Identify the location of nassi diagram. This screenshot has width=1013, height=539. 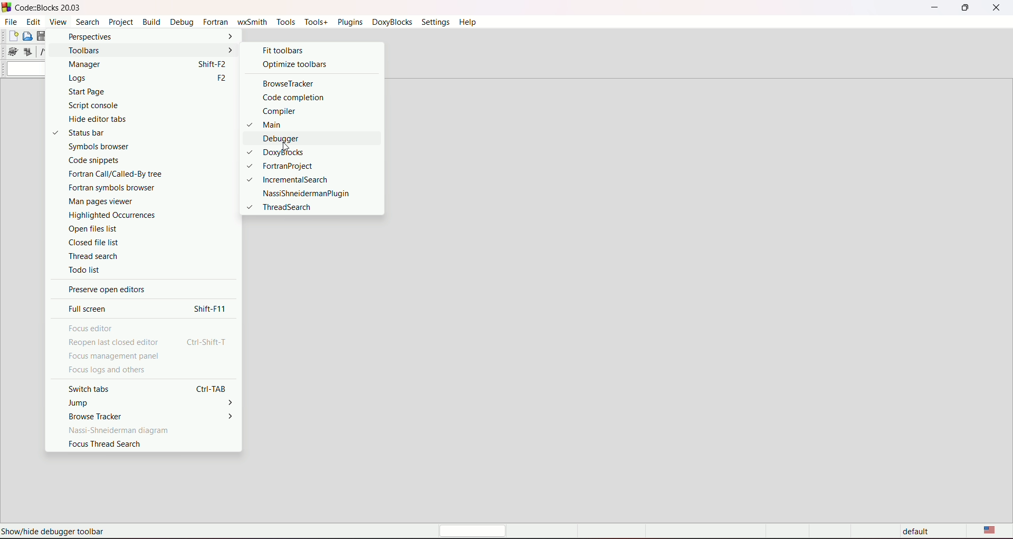
(121, 430).